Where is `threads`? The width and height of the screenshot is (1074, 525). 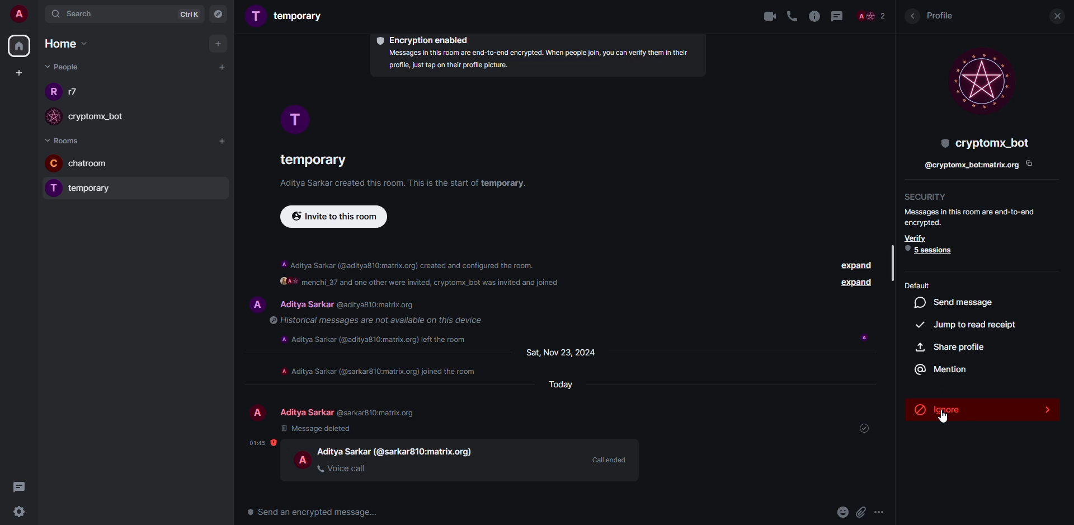 threads is located at coordinates (837, 17).